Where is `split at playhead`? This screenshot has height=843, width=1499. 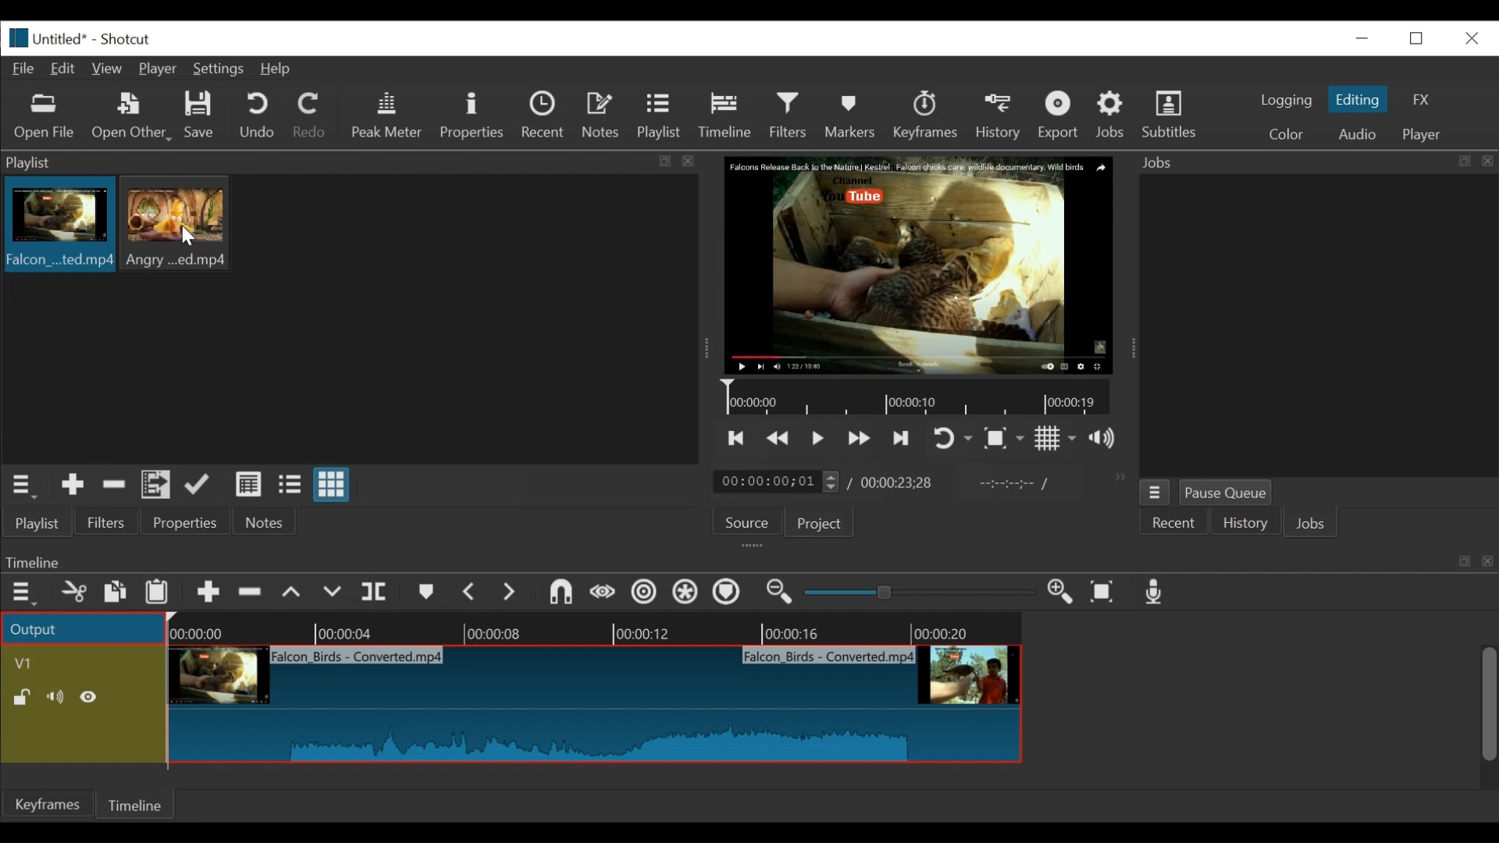
split at playhead is located at coordinates (376, 593).